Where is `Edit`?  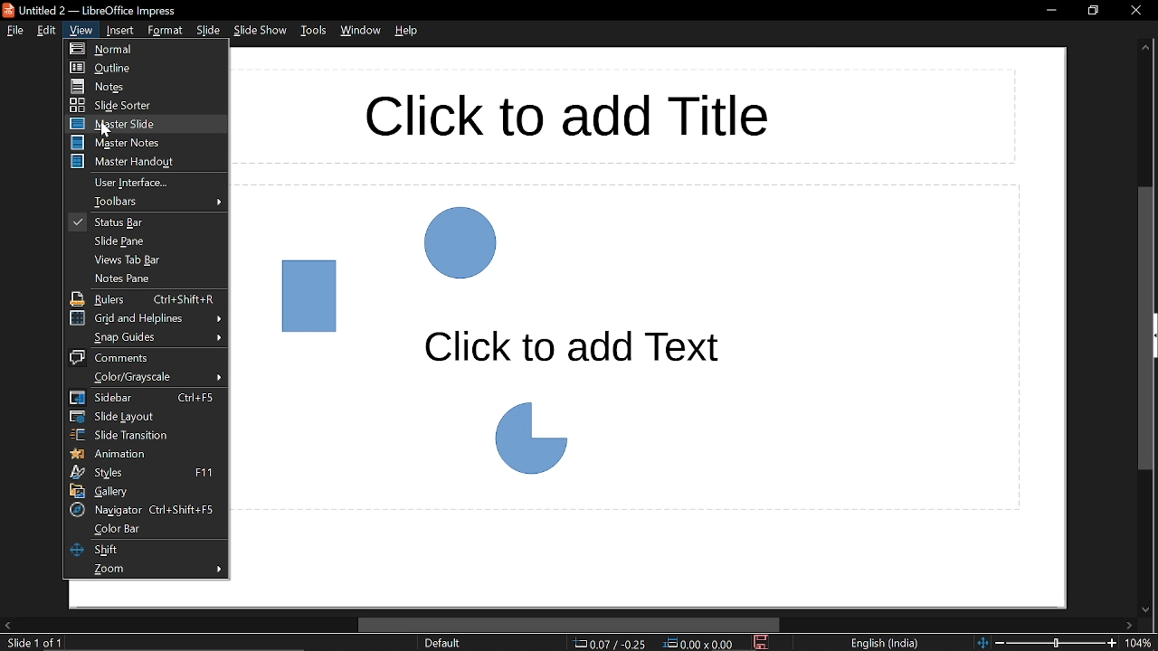 Edit is located at coordinates (47, 31).